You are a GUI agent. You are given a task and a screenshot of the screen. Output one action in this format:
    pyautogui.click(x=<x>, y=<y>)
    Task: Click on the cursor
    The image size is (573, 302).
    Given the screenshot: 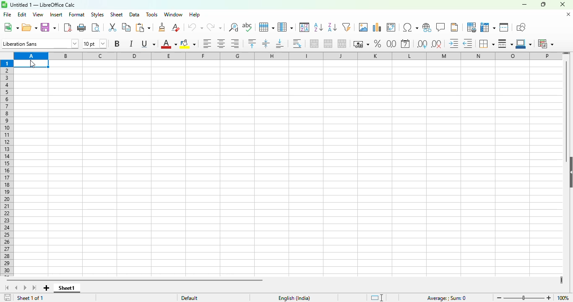 What is the action you would take?
    pyautogui.click(x=33, y=64)
    